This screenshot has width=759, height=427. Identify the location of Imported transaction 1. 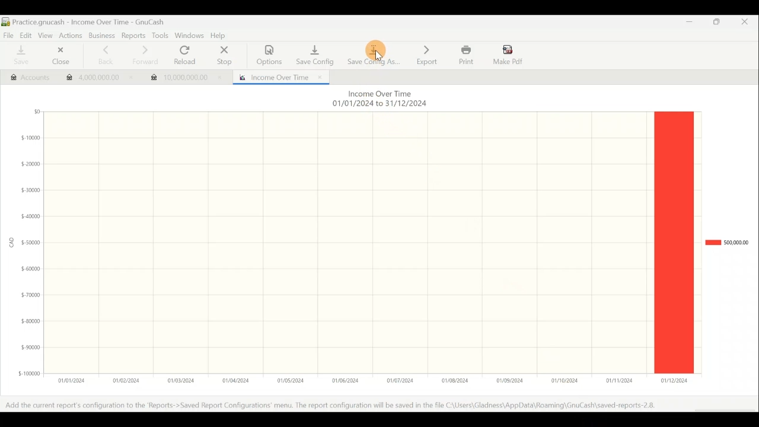
(95, 79).